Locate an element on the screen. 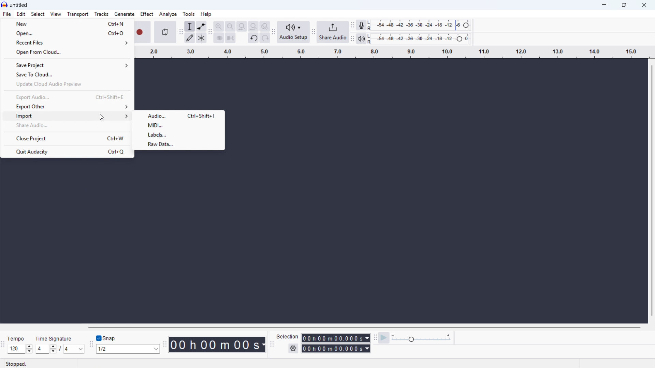  Time toolbar  is located at coordinates (164, 345).